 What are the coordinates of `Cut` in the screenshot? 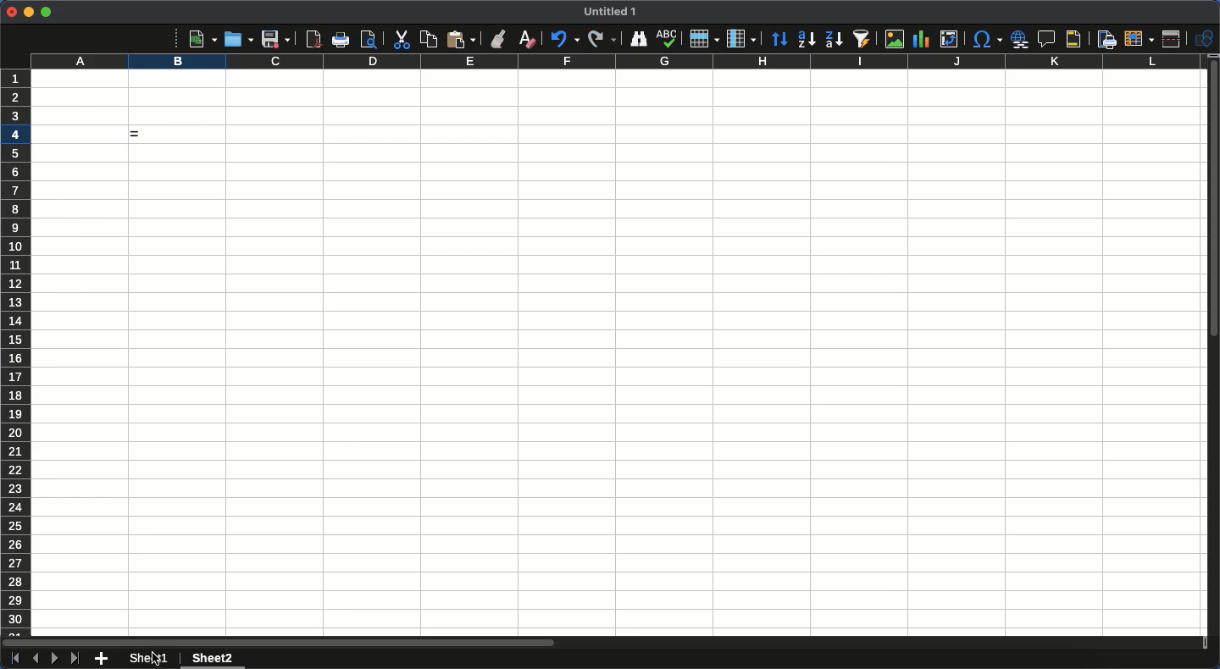 It's located at (400, 40).